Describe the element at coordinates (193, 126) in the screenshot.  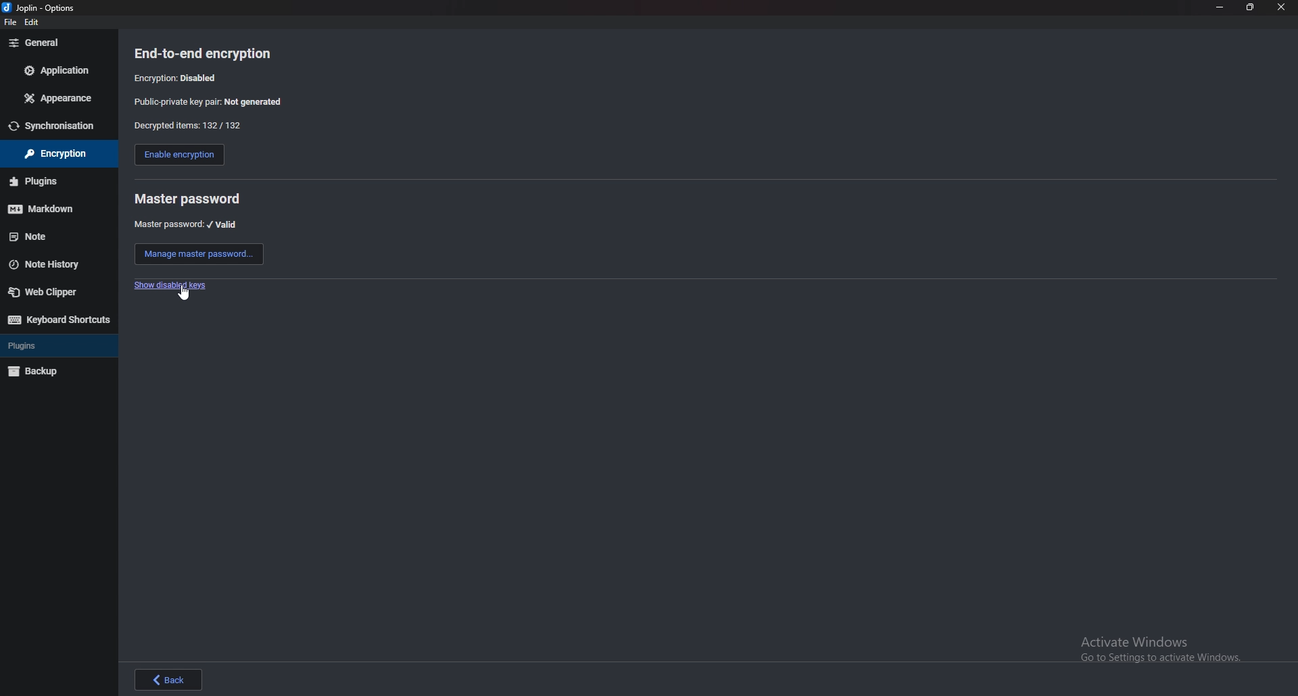
I see `decrypted items` at that location.